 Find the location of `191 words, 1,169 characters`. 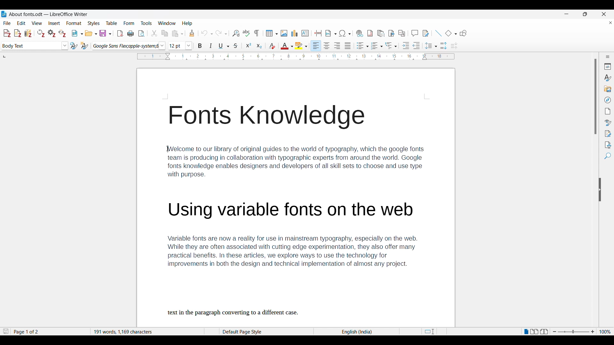

191 words, 1,169 characters is located at coordinates (123, 331).